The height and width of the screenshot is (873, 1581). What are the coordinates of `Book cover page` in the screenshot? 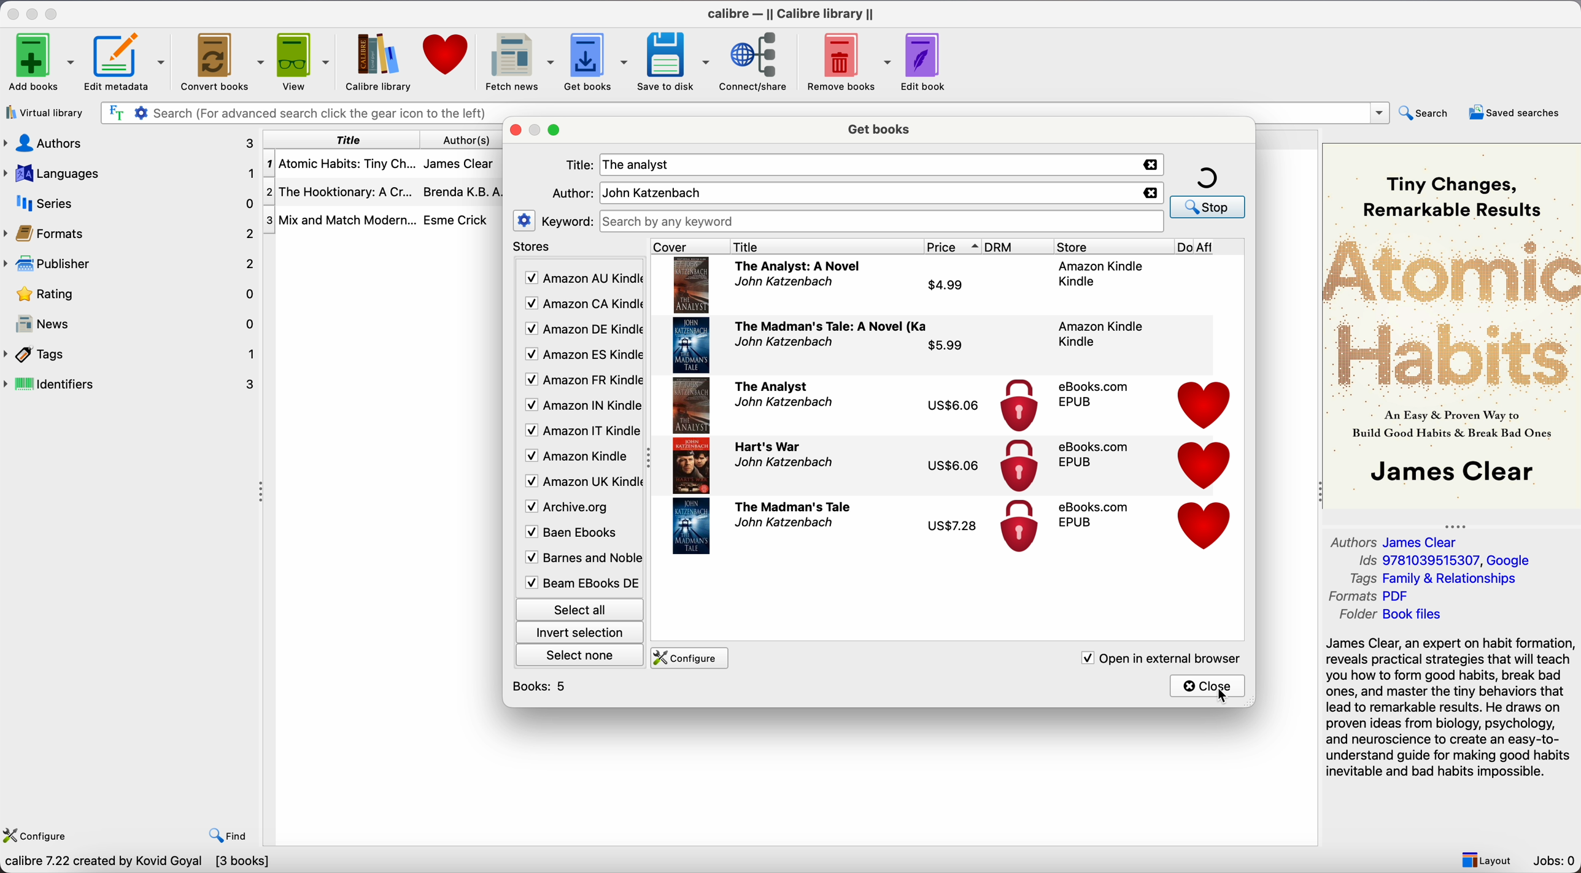 It's located at (691, 466).